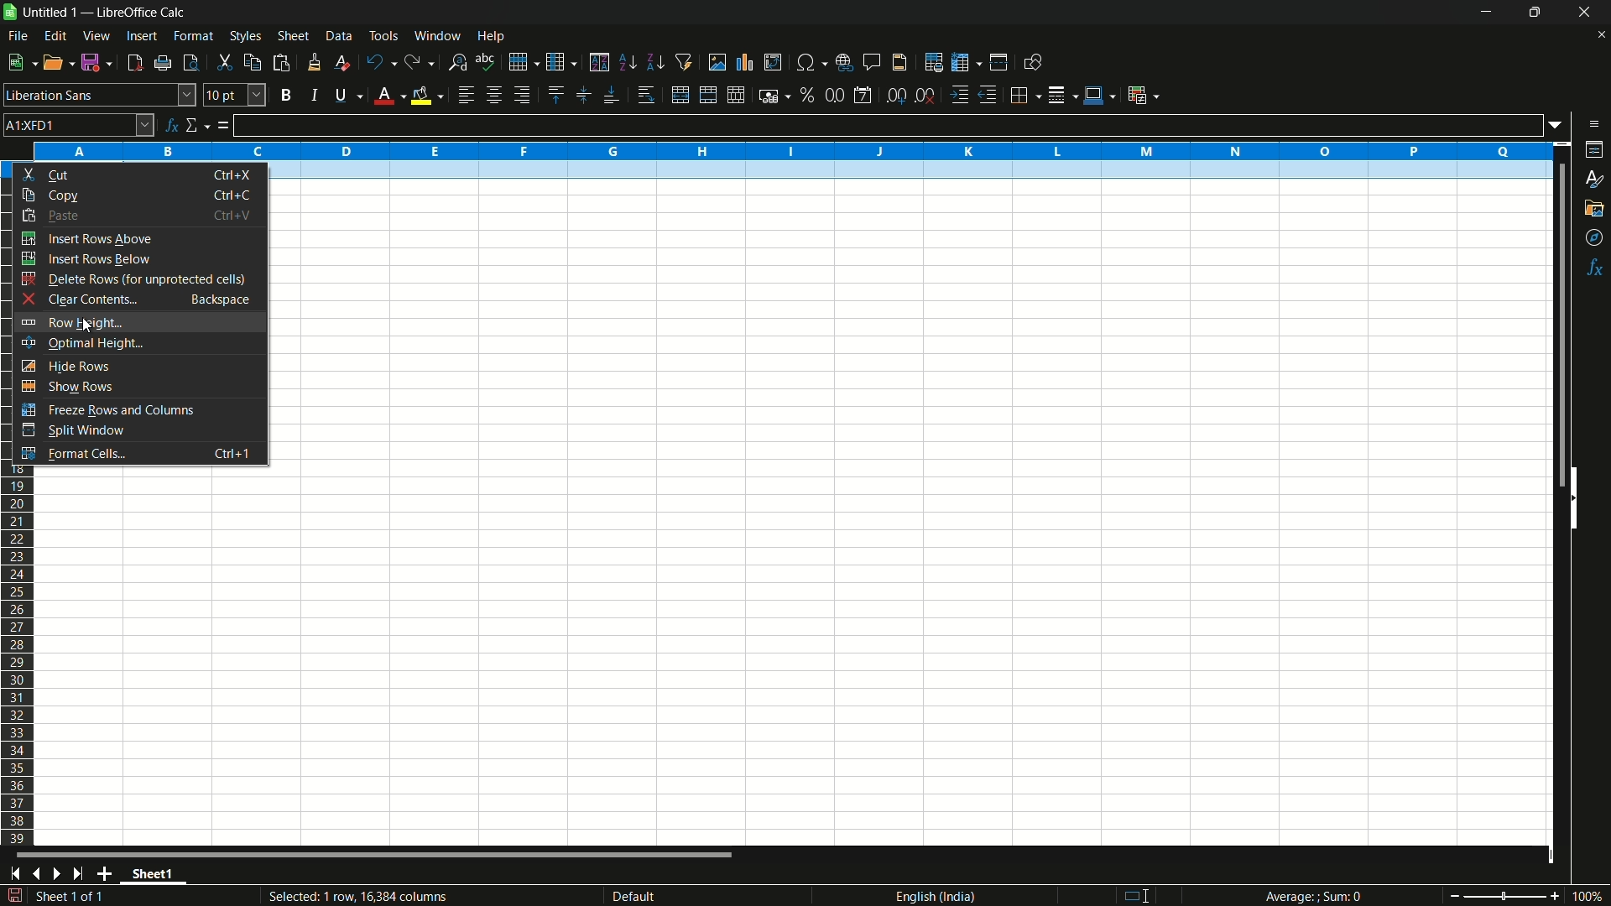 This screenshot has height=906, width=1611. I want to click on scroll to last sheet, so click(83, 874).